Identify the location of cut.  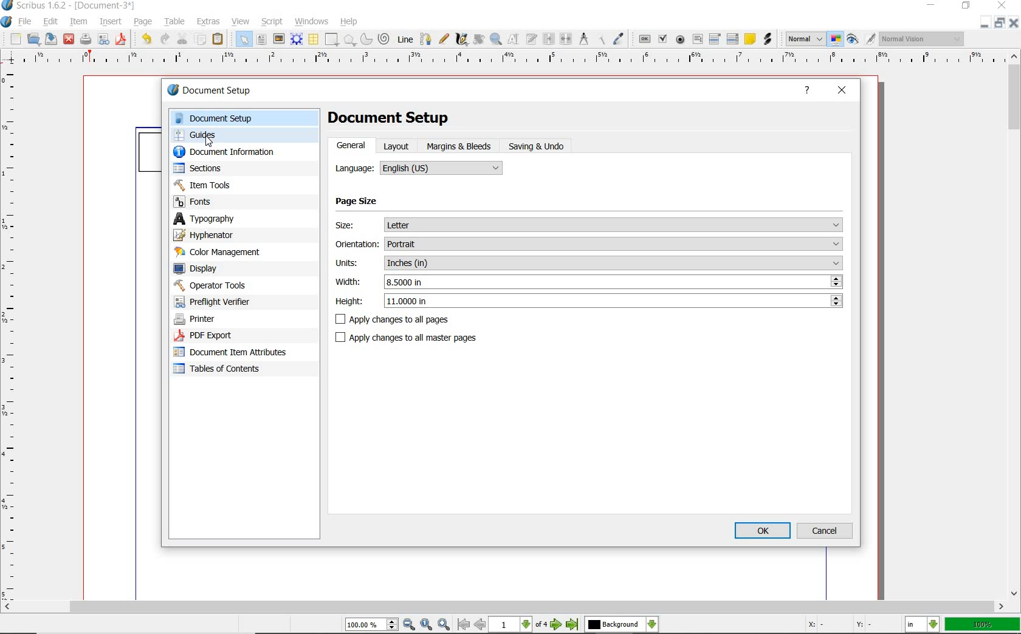
(182, 39).